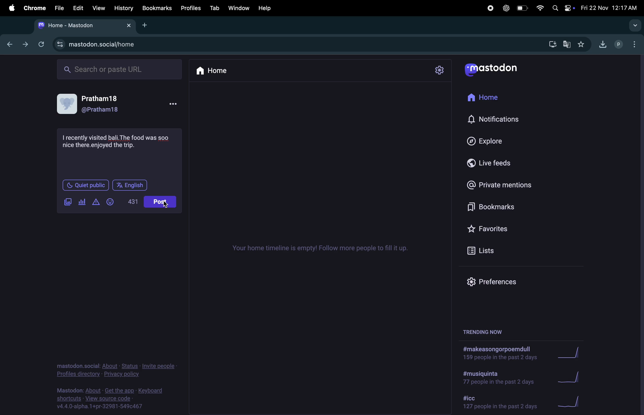 The image size is (644, 415). Describe the element at coordinates (239, 7) in the screenshot. I see `window` at that location.